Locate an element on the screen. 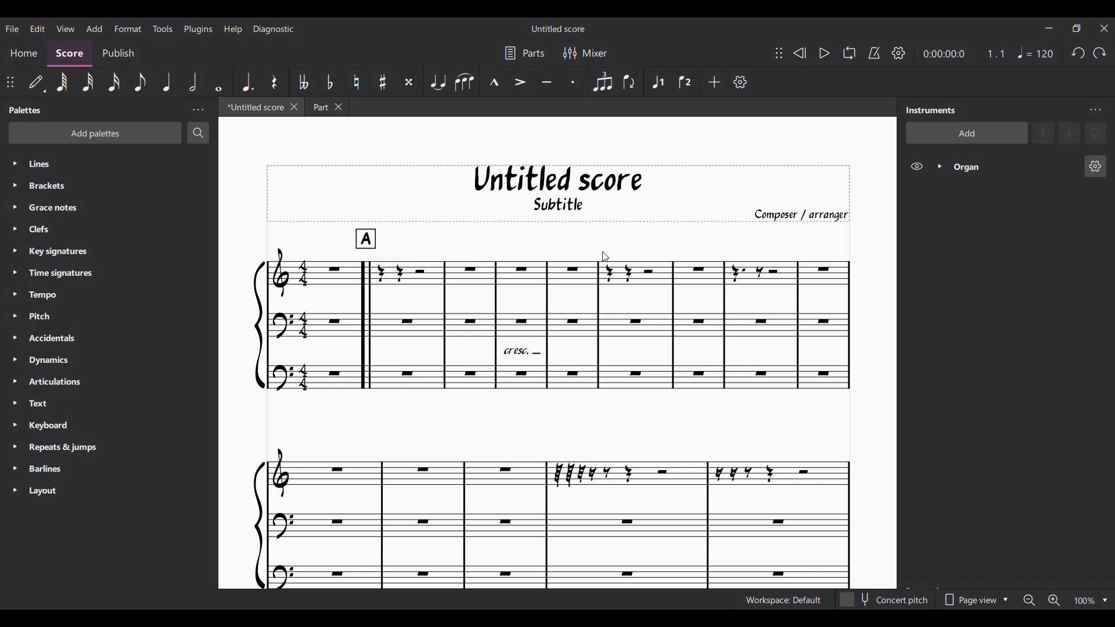 This screenshot has height=627, width=1115. Rewind is located at coordinates (800, 53).